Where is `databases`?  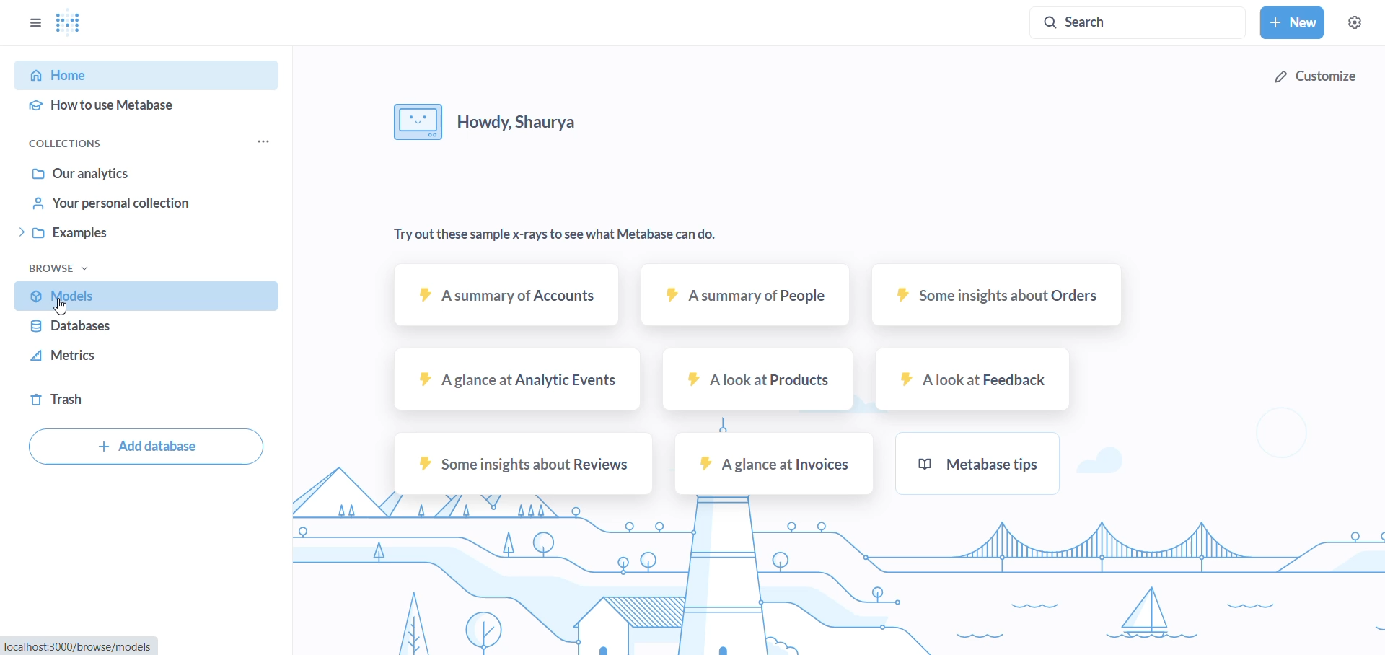 databases is located at coordinates (141, 332).